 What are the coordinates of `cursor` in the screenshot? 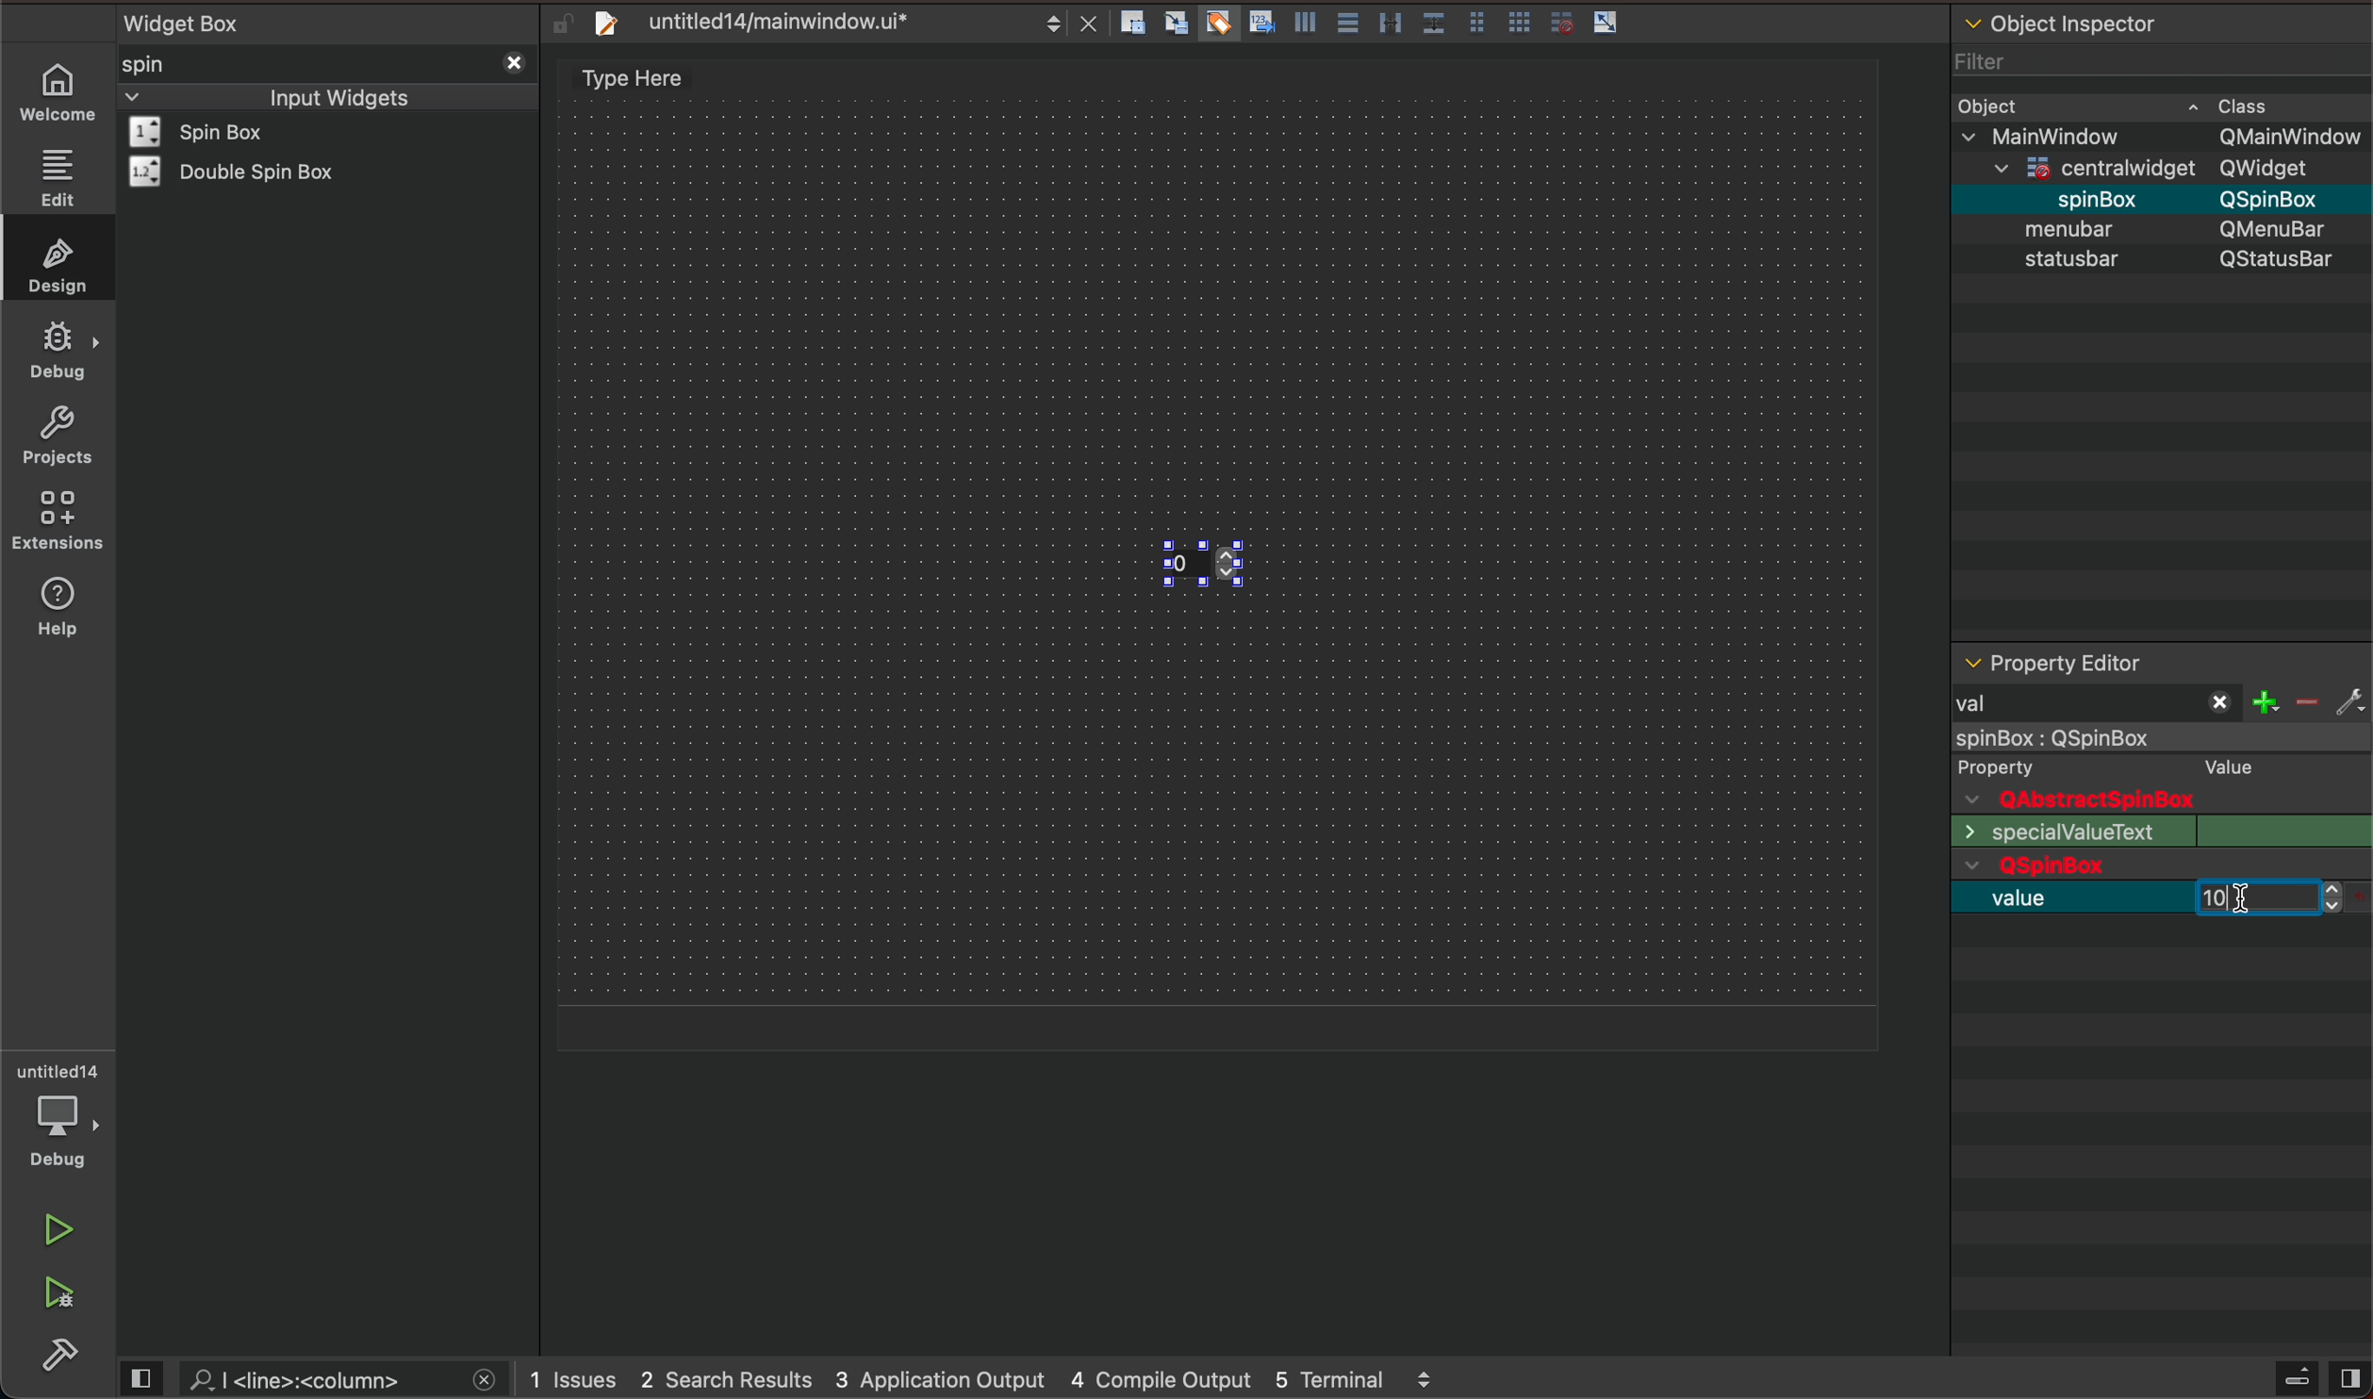 It's located at (2249, 913).